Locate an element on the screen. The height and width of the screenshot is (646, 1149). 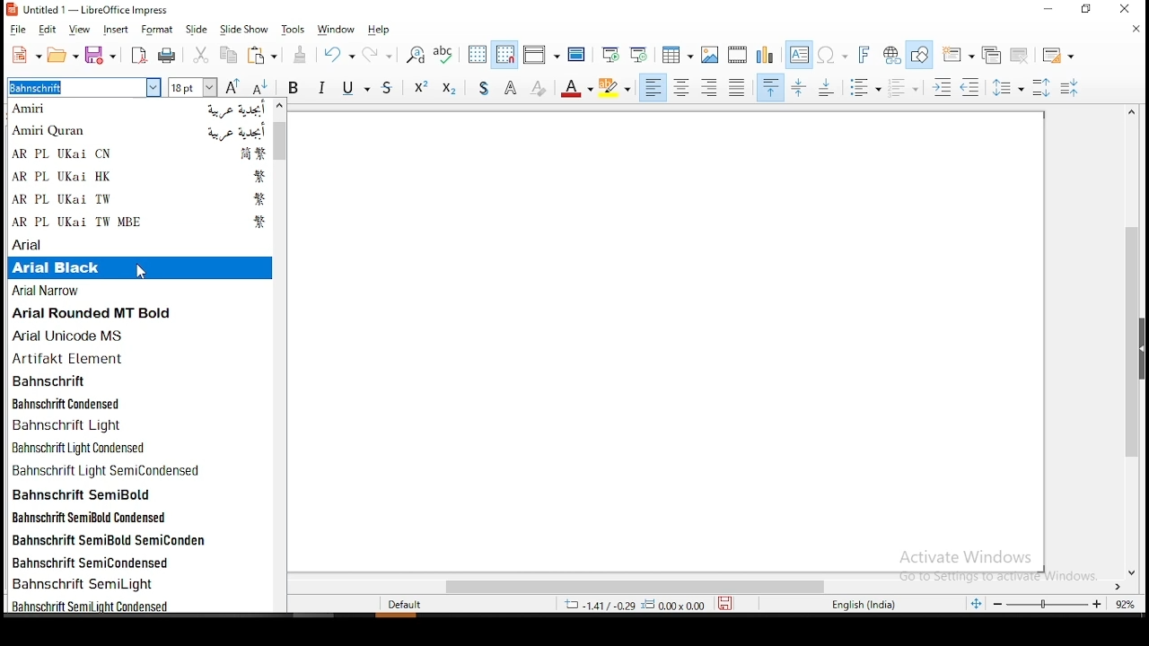
zoom slider is located at coordinates (1049, 605).